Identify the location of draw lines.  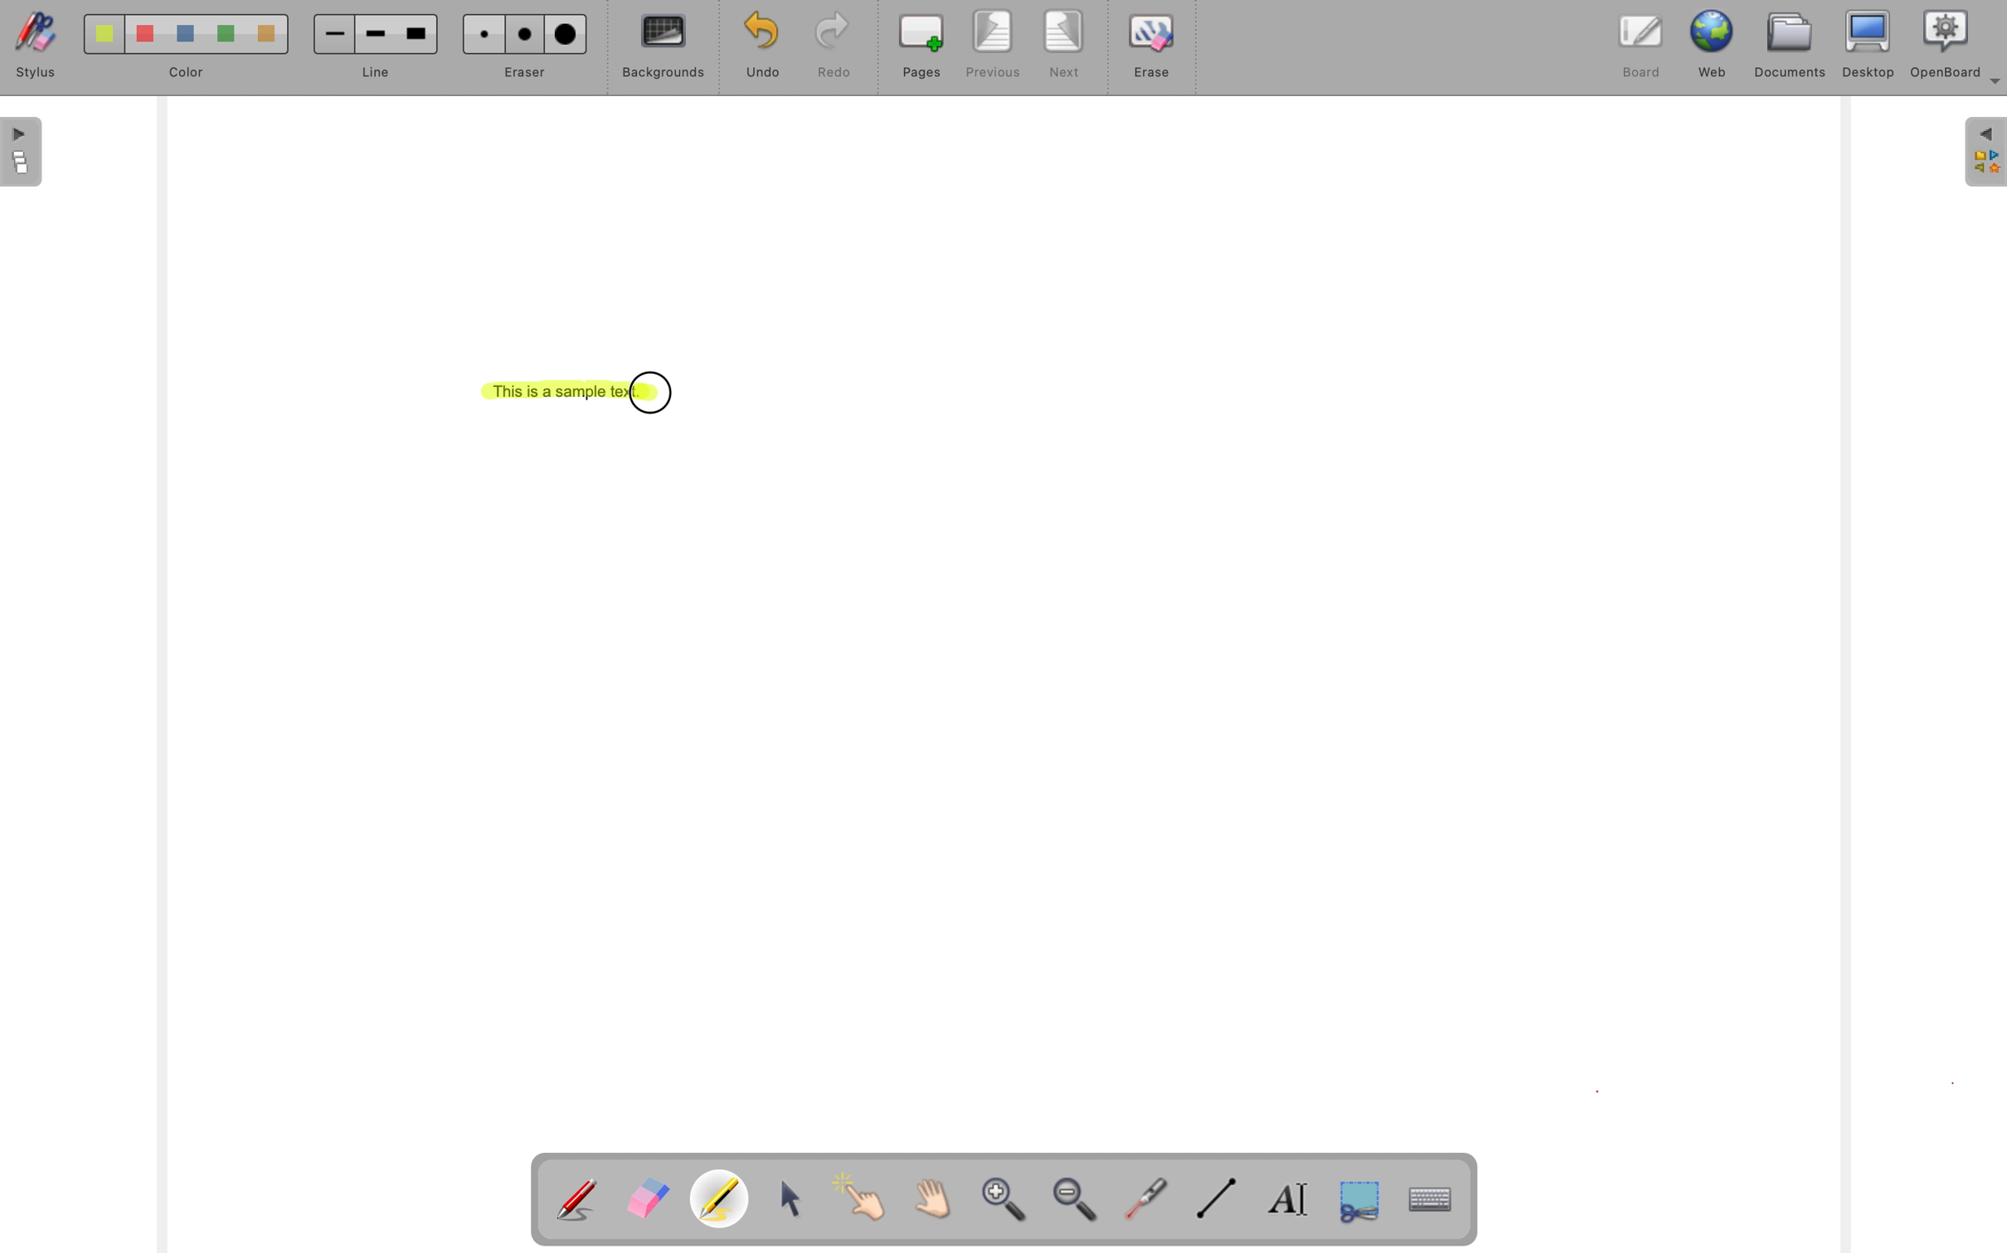
(1217, 1197).